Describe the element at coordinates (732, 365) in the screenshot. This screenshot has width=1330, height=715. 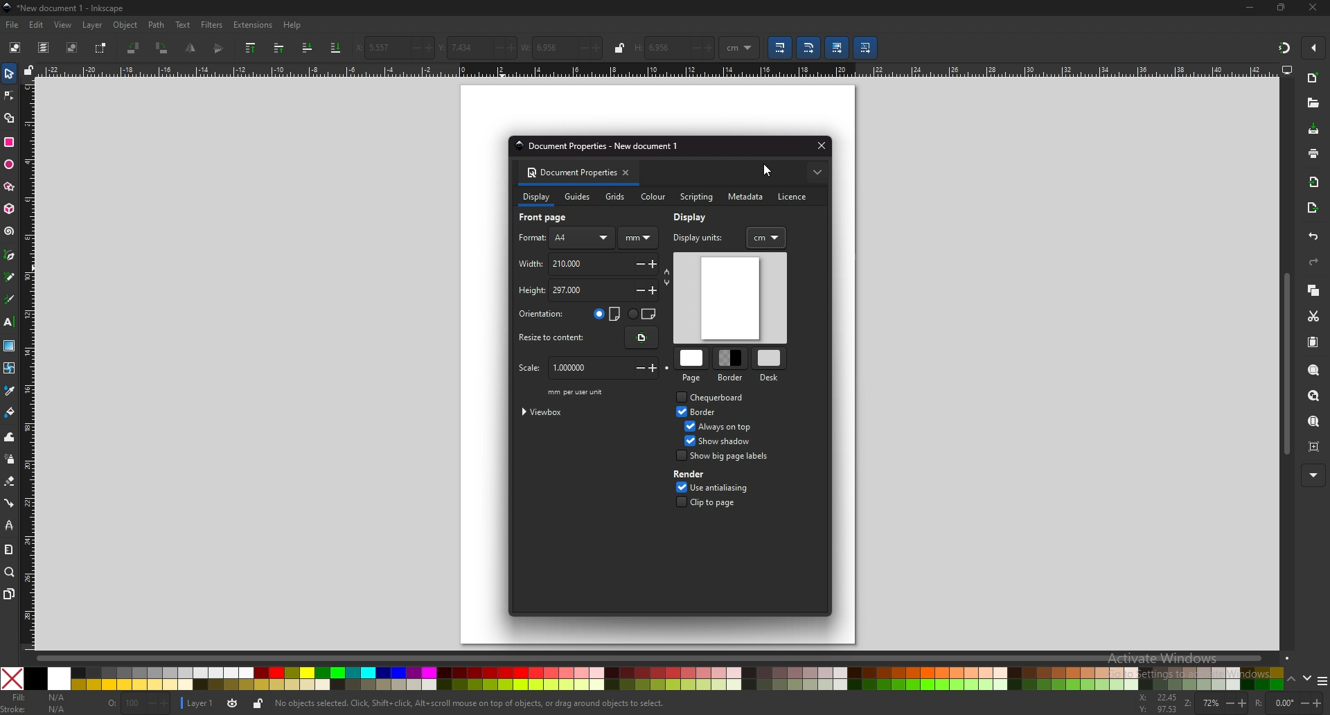
I see `border` at that location.